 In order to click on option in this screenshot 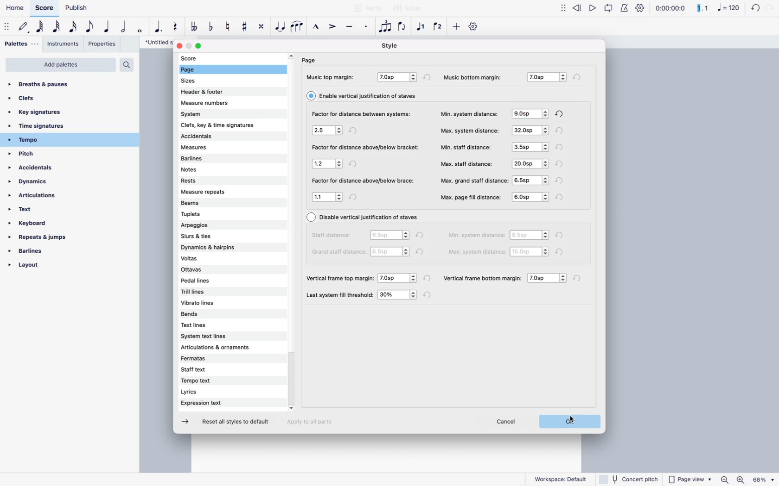, I will do `click(549, 278)`.